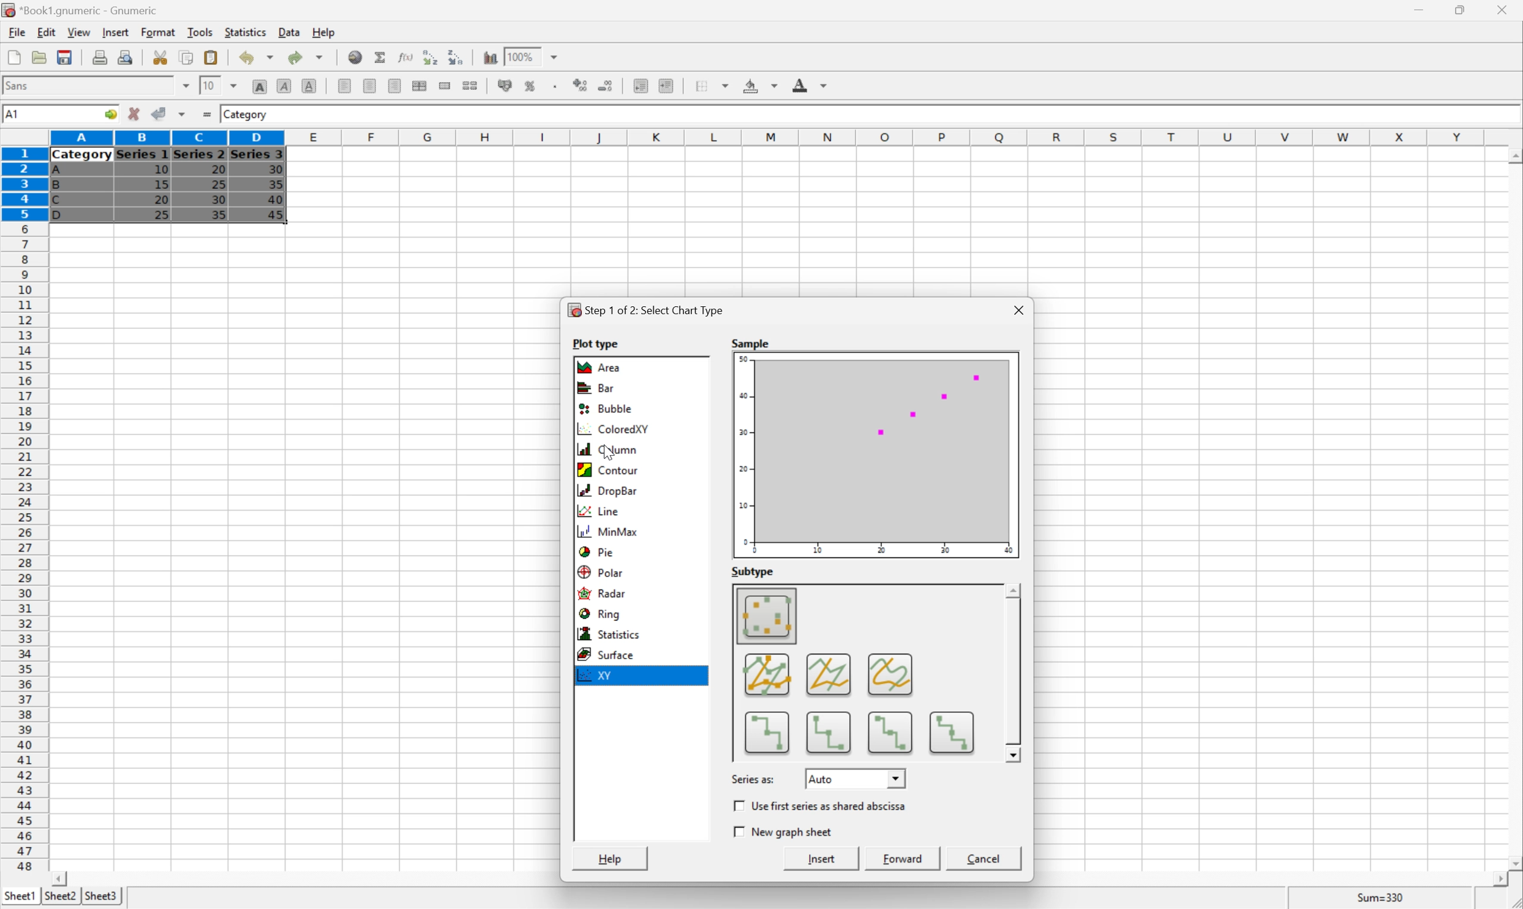  Describe the element at coordinates (497, 69) in the screenshot. I see `Cursor` at that location.